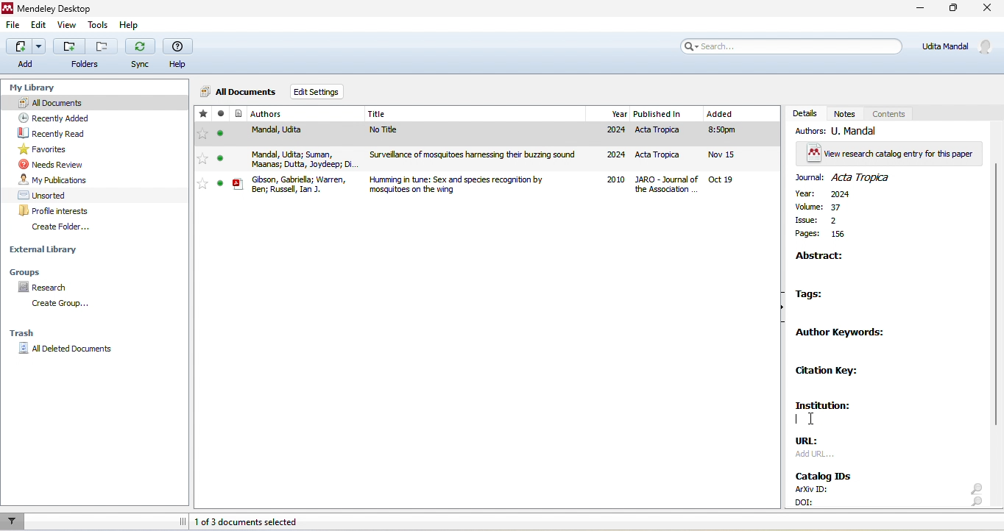  What do you see at coordinates (238, 93) in the screenshot?
I see `all documents` at bounding box center [238, 93].